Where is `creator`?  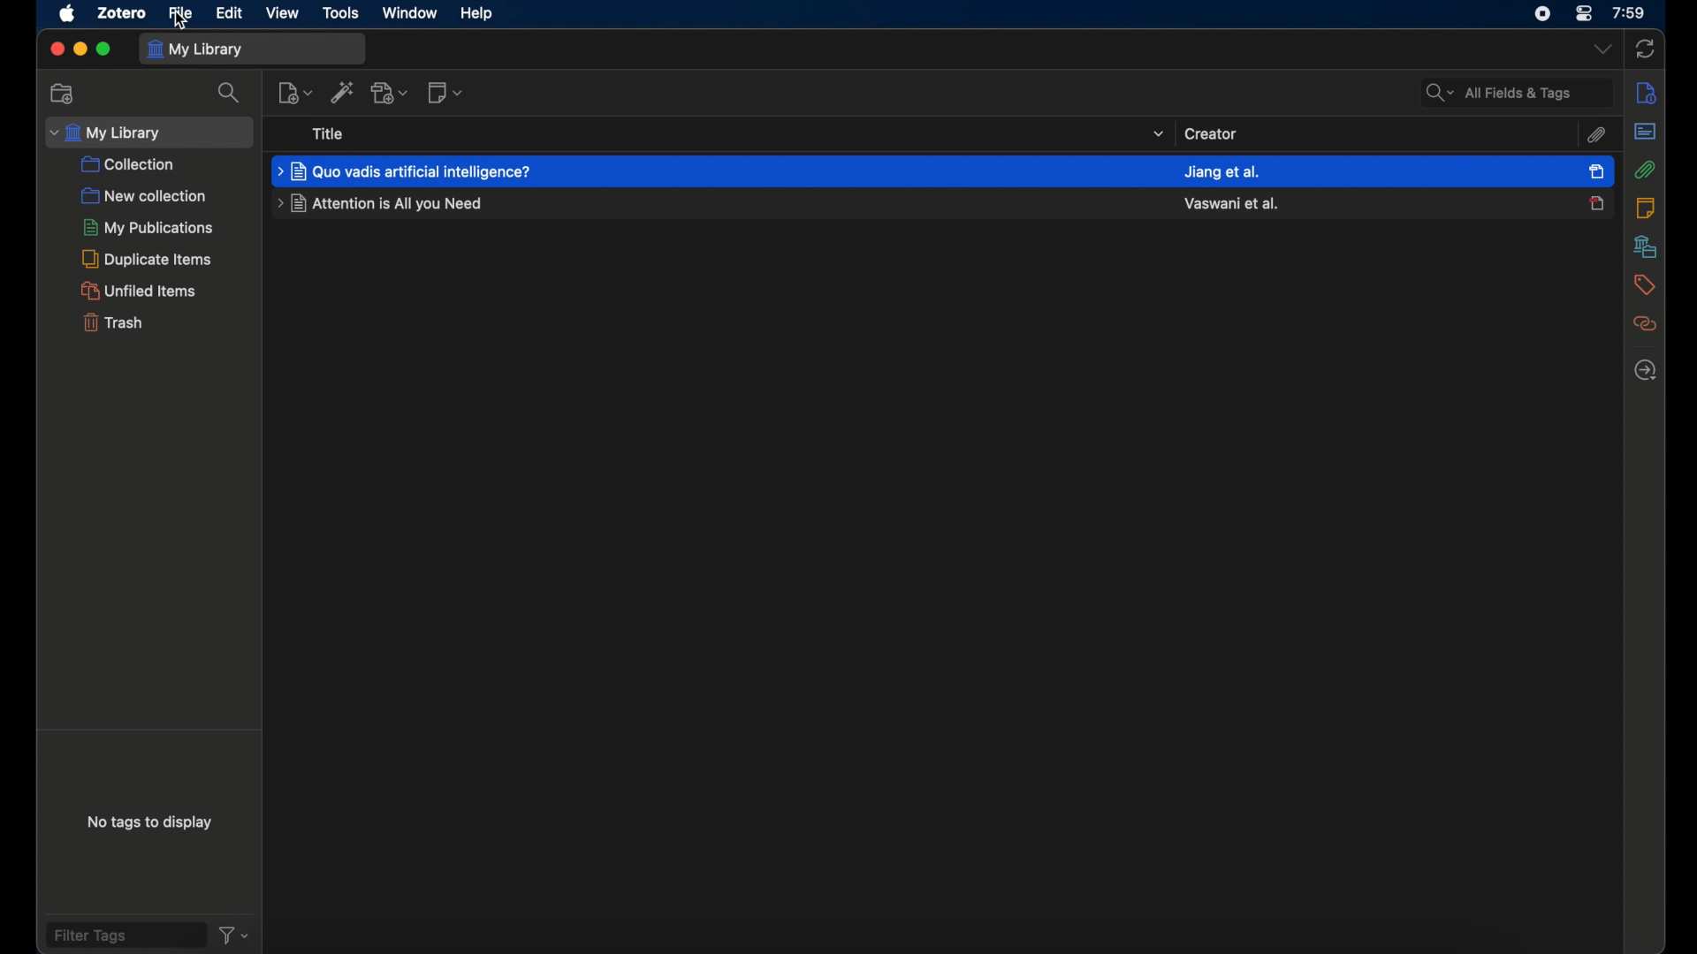
creator is located at coordinates (1211, 132).